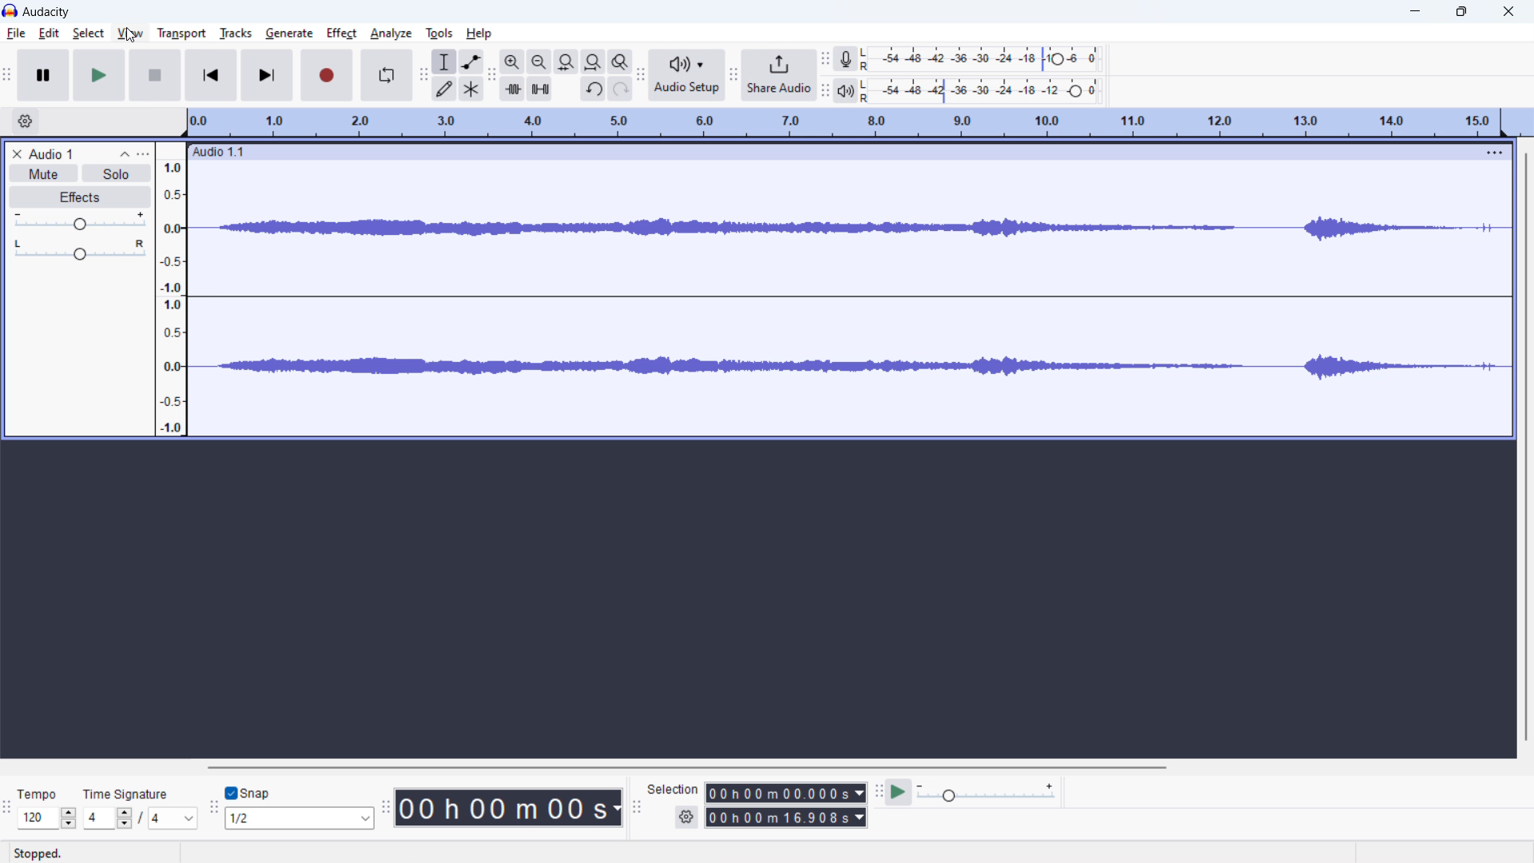  Describe the element at coordinates (687, 76) in the screenshot. I see `audio setup` at that location.